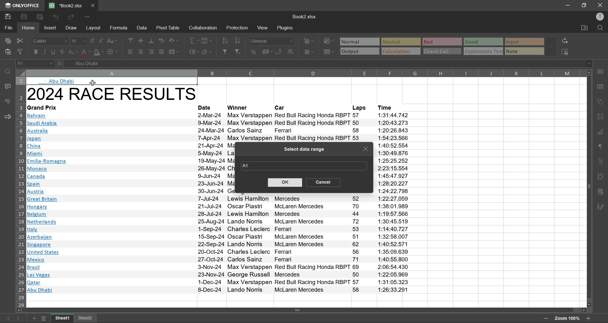 The height and width of the screenshot is (323, 608). I want to click on number format, so click(272, 41).